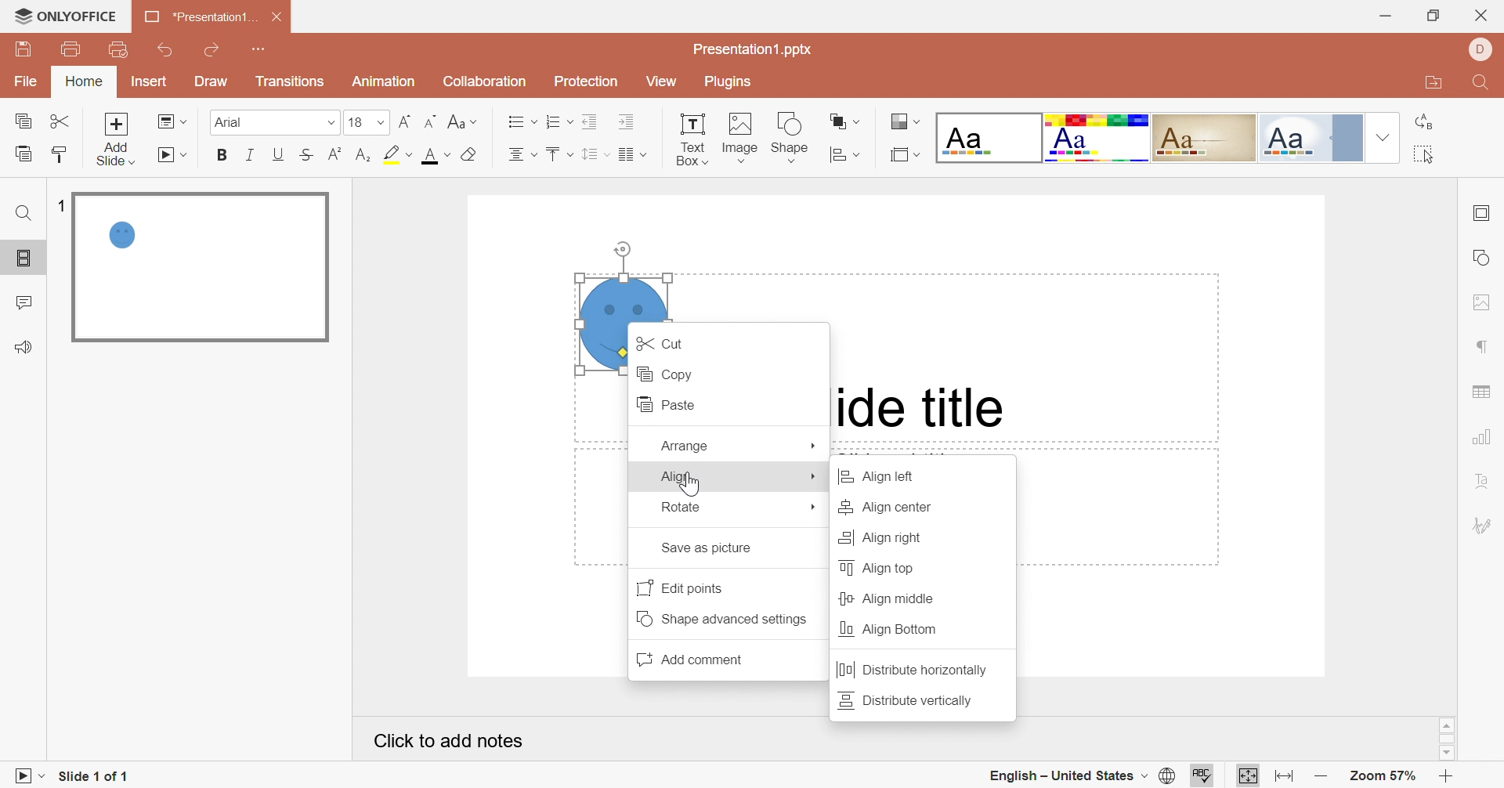 Image resolution: width=1504 pixels, height=788 pixels. What do you see at coordinates (680, 476) in the screenshot?
I see `Align` at bounding box center [680, 476].